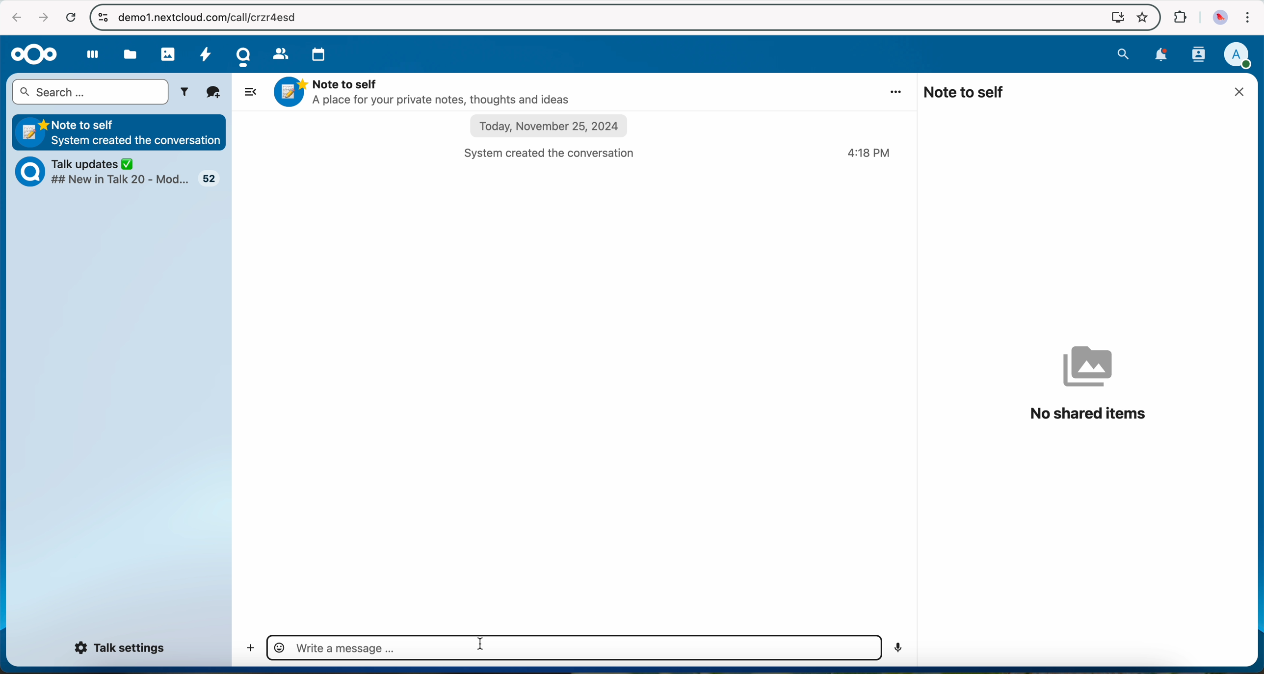 This screenshot has width=1264, height=674. What do you see at coordinates (1248, 17) in the screenshot?
I see `customize and control Google Chrome` at bounding box center [1248, 17].